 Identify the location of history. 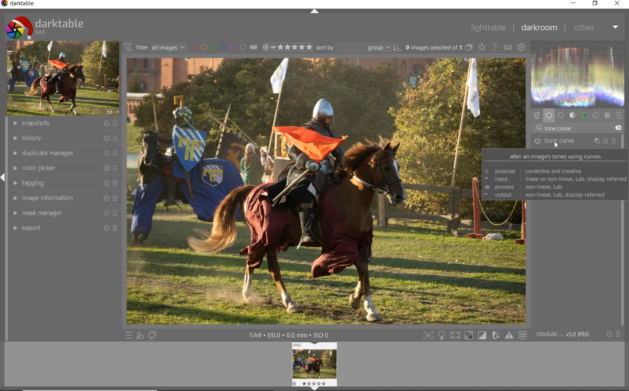
(64, 139).